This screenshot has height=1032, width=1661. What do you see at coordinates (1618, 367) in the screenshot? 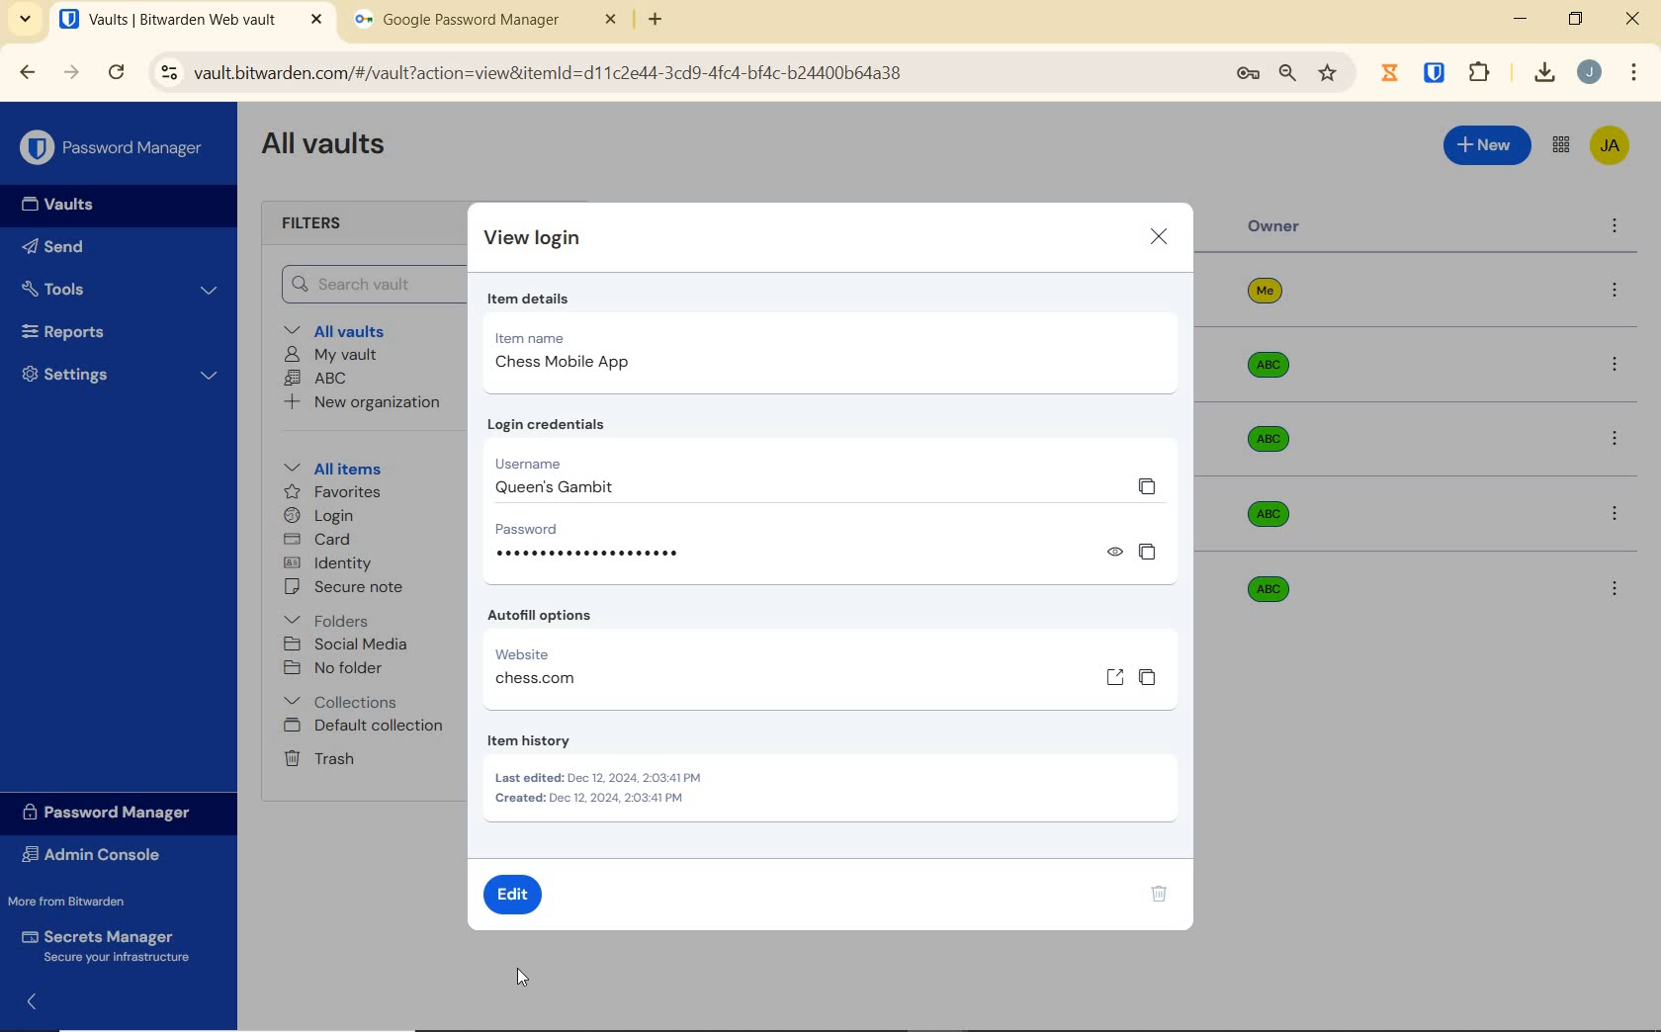
I see `option` at bounding box center [1618, 367].